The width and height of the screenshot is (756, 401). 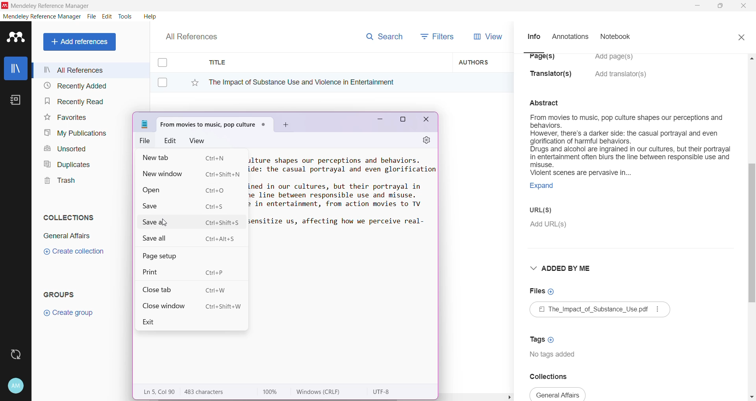 What do you see at coordinates (286, 125) in the screenshot?
I see `Add New Tab` at bounding box center [286, 125].